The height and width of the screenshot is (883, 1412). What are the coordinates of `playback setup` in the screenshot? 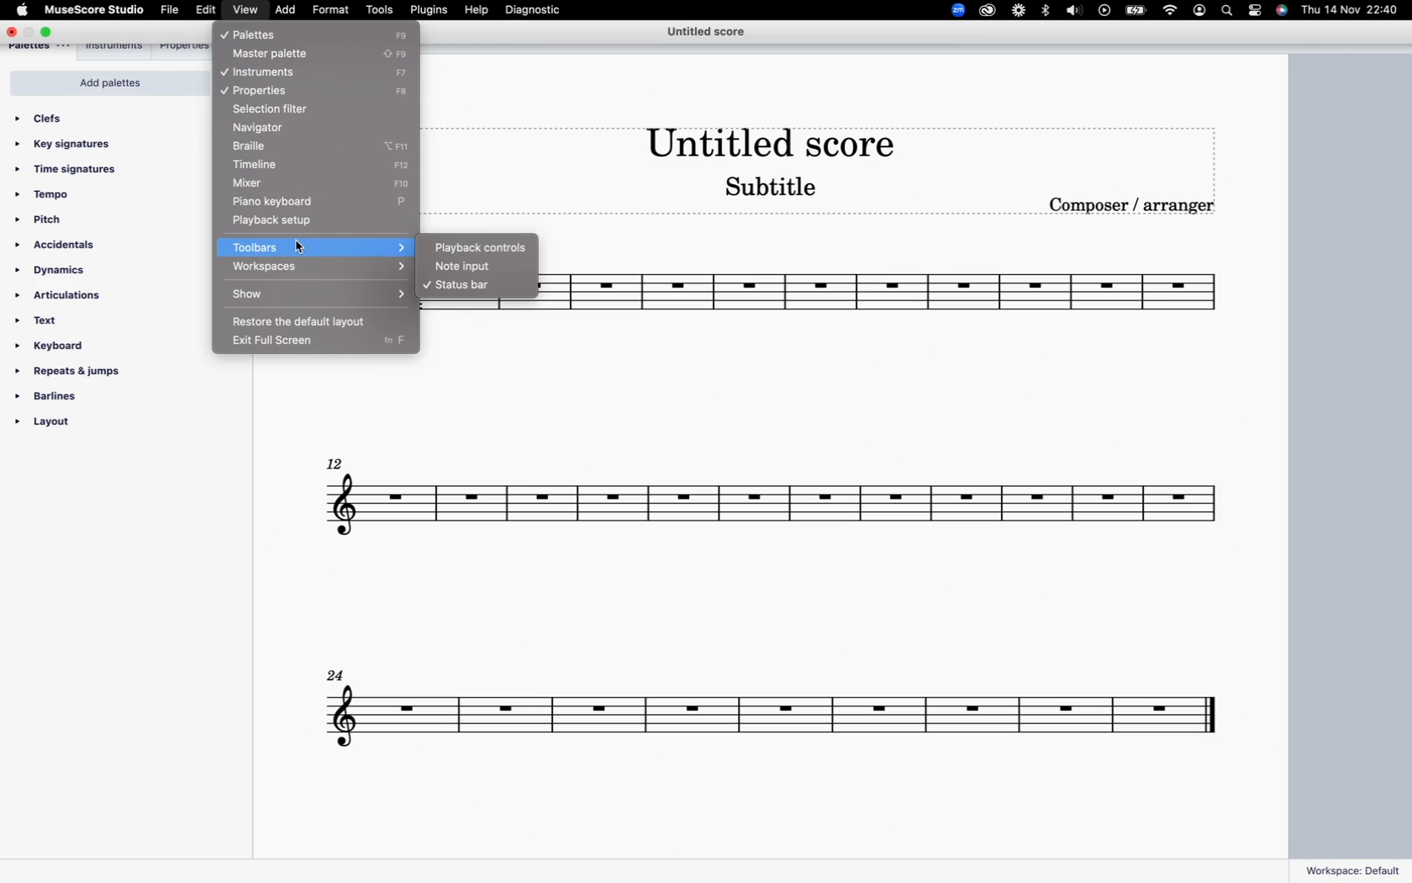 It's located at (287, 222).